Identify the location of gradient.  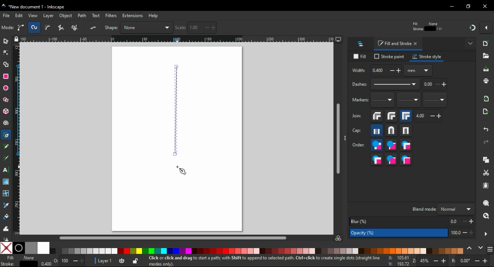
(6, 182).